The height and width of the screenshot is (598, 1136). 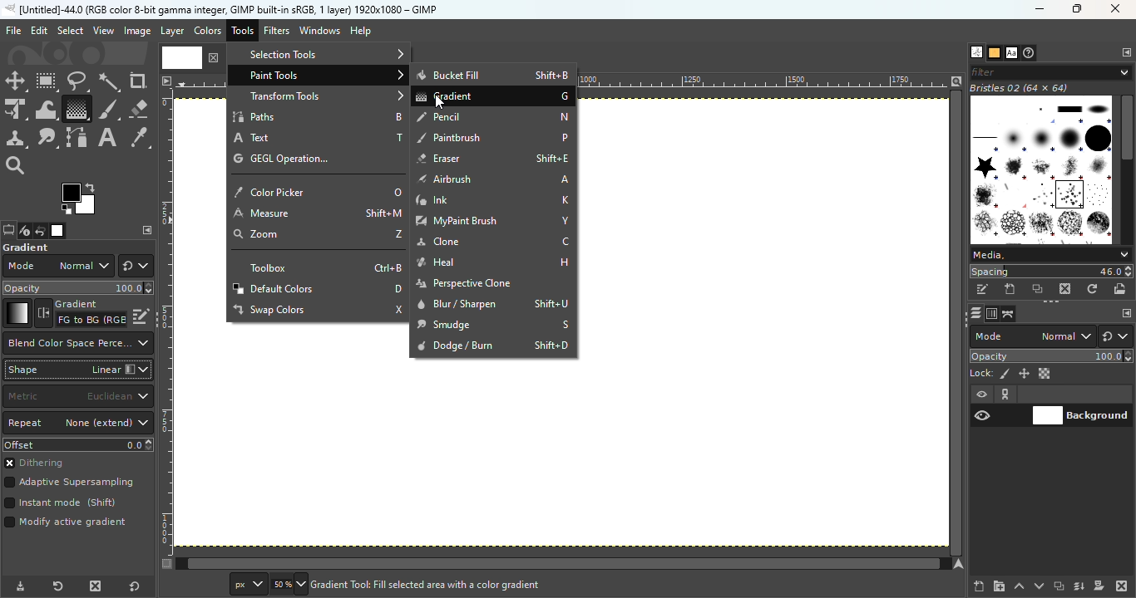 What do you see at coordinates (76, 109) in the screenshot?
I see `Gradient tool` at bounding box center [76, 109].